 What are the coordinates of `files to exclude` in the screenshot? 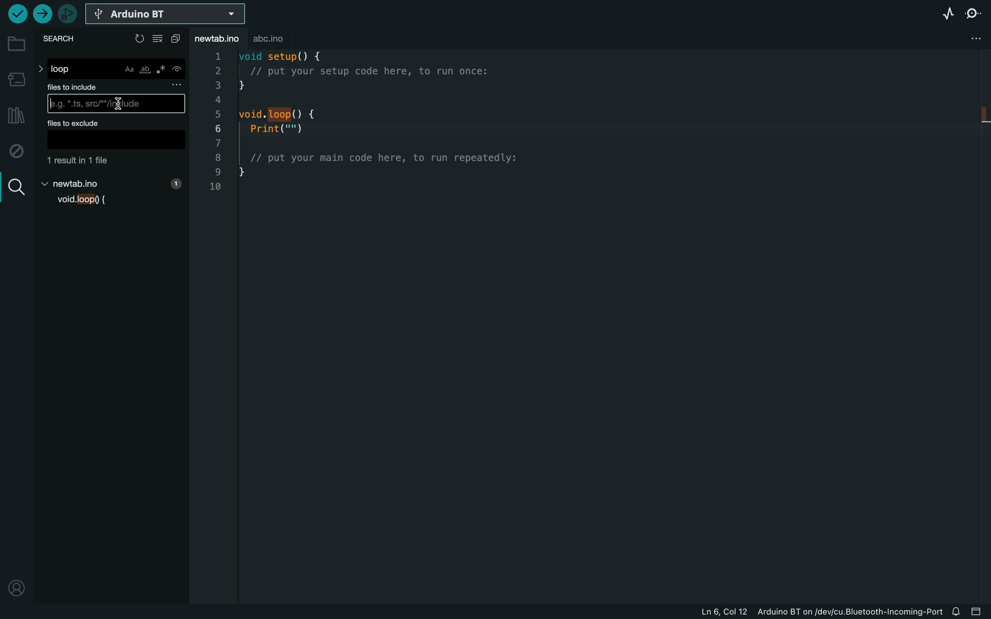 It's located at (112, 122).